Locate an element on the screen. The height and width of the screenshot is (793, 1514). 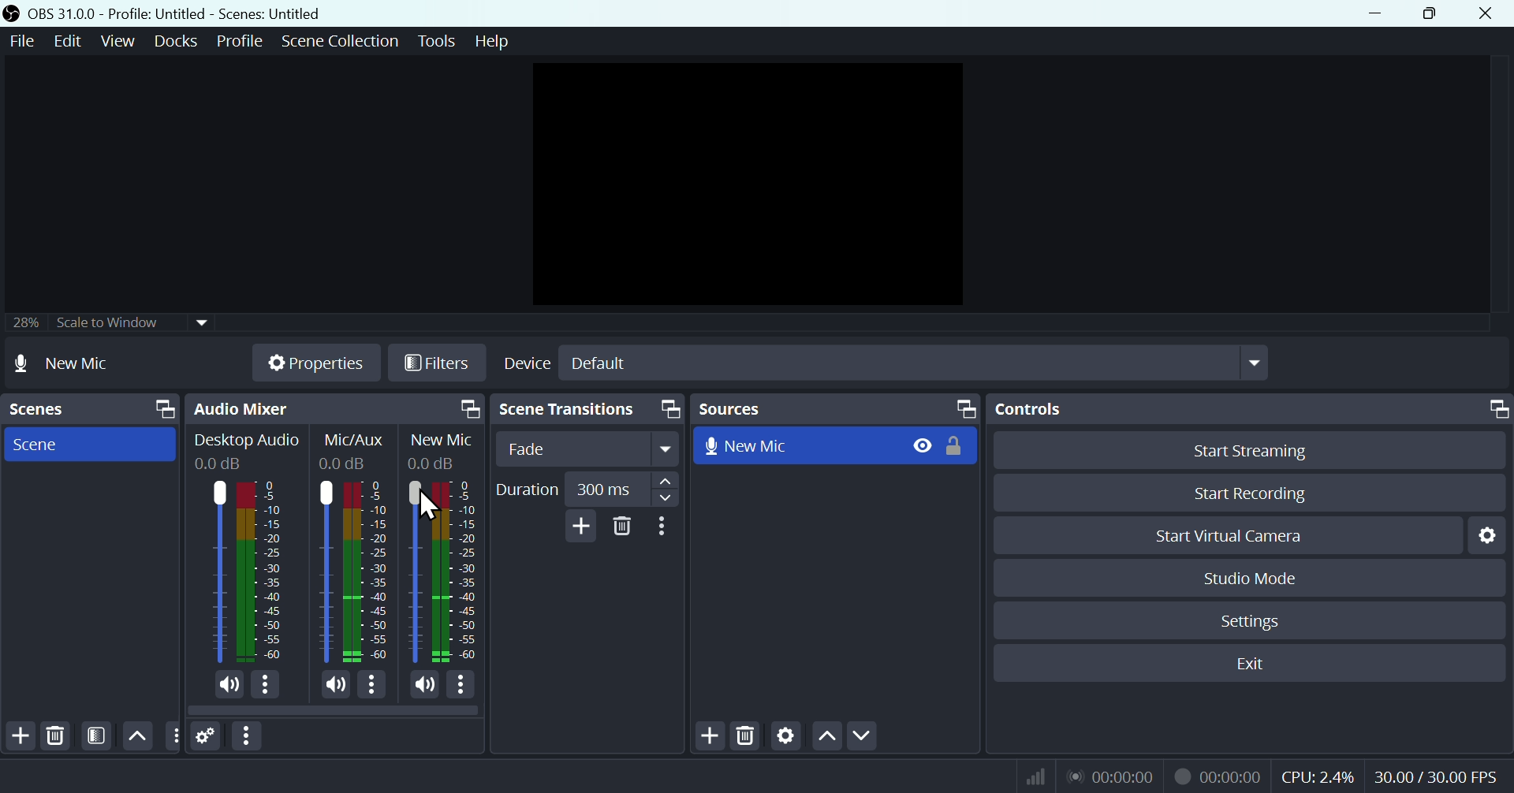
Hide/Display is located at coordinates (921, 445).